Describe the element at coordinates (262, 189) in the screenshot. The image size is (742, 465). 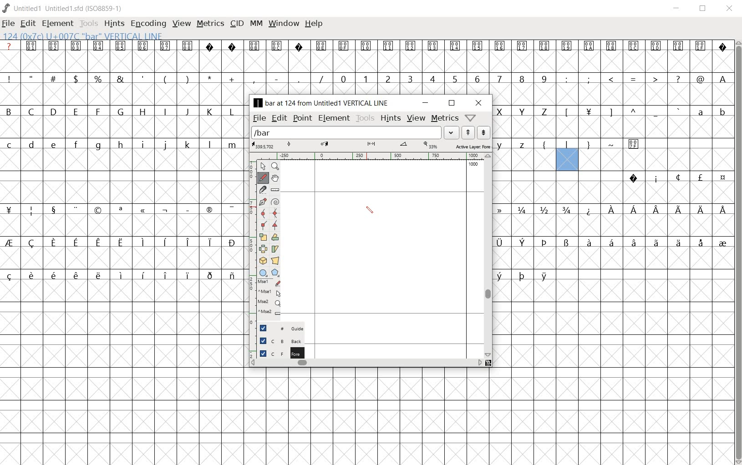
I see `cut splines in two` at that location.